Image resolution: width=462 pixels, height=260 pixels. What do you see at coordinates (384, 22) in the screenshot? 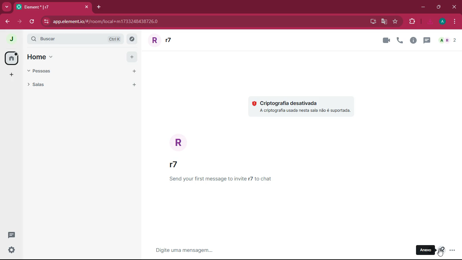
I see `google translate` at bounding box center [384, 22].